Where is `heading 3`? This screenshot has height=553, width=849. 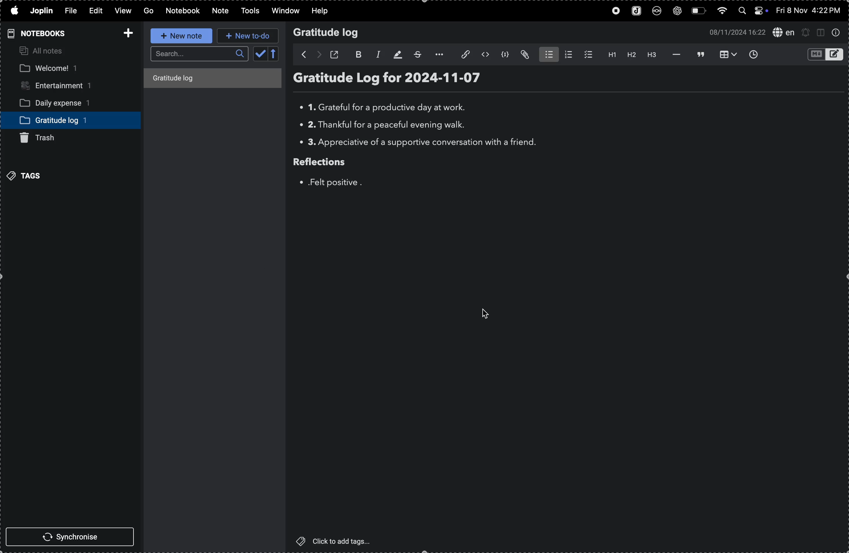 heading 3 is located at coordinates (650, 56).